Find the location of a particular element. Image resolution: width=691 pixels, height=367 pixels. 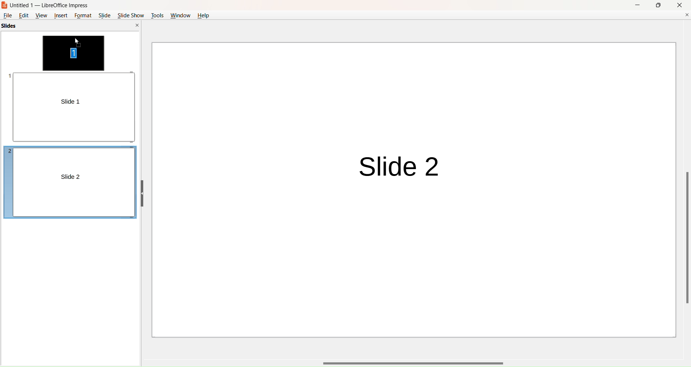

insert is located at coordinates (61, 16).